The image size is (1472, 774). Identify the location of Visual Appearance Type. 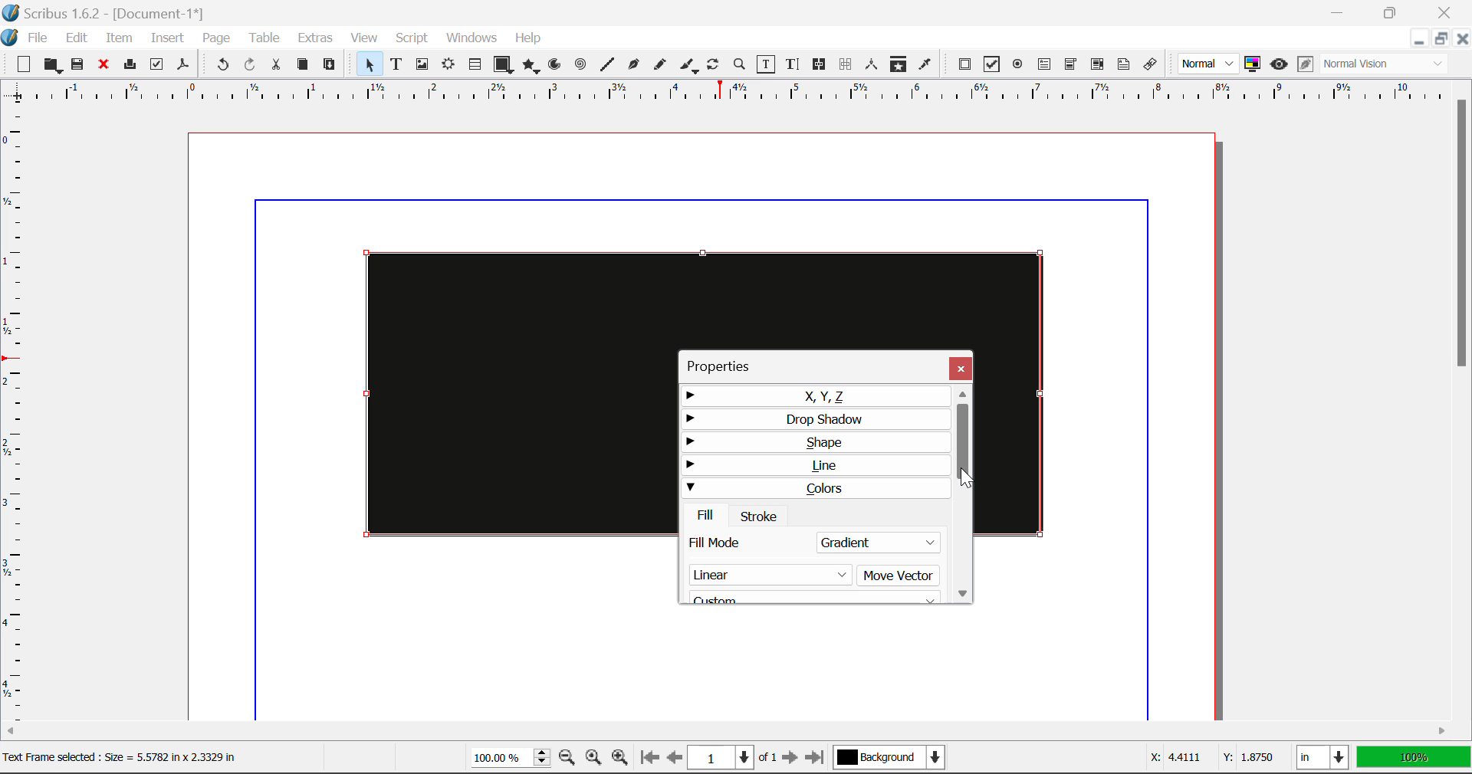
(1385, 65).